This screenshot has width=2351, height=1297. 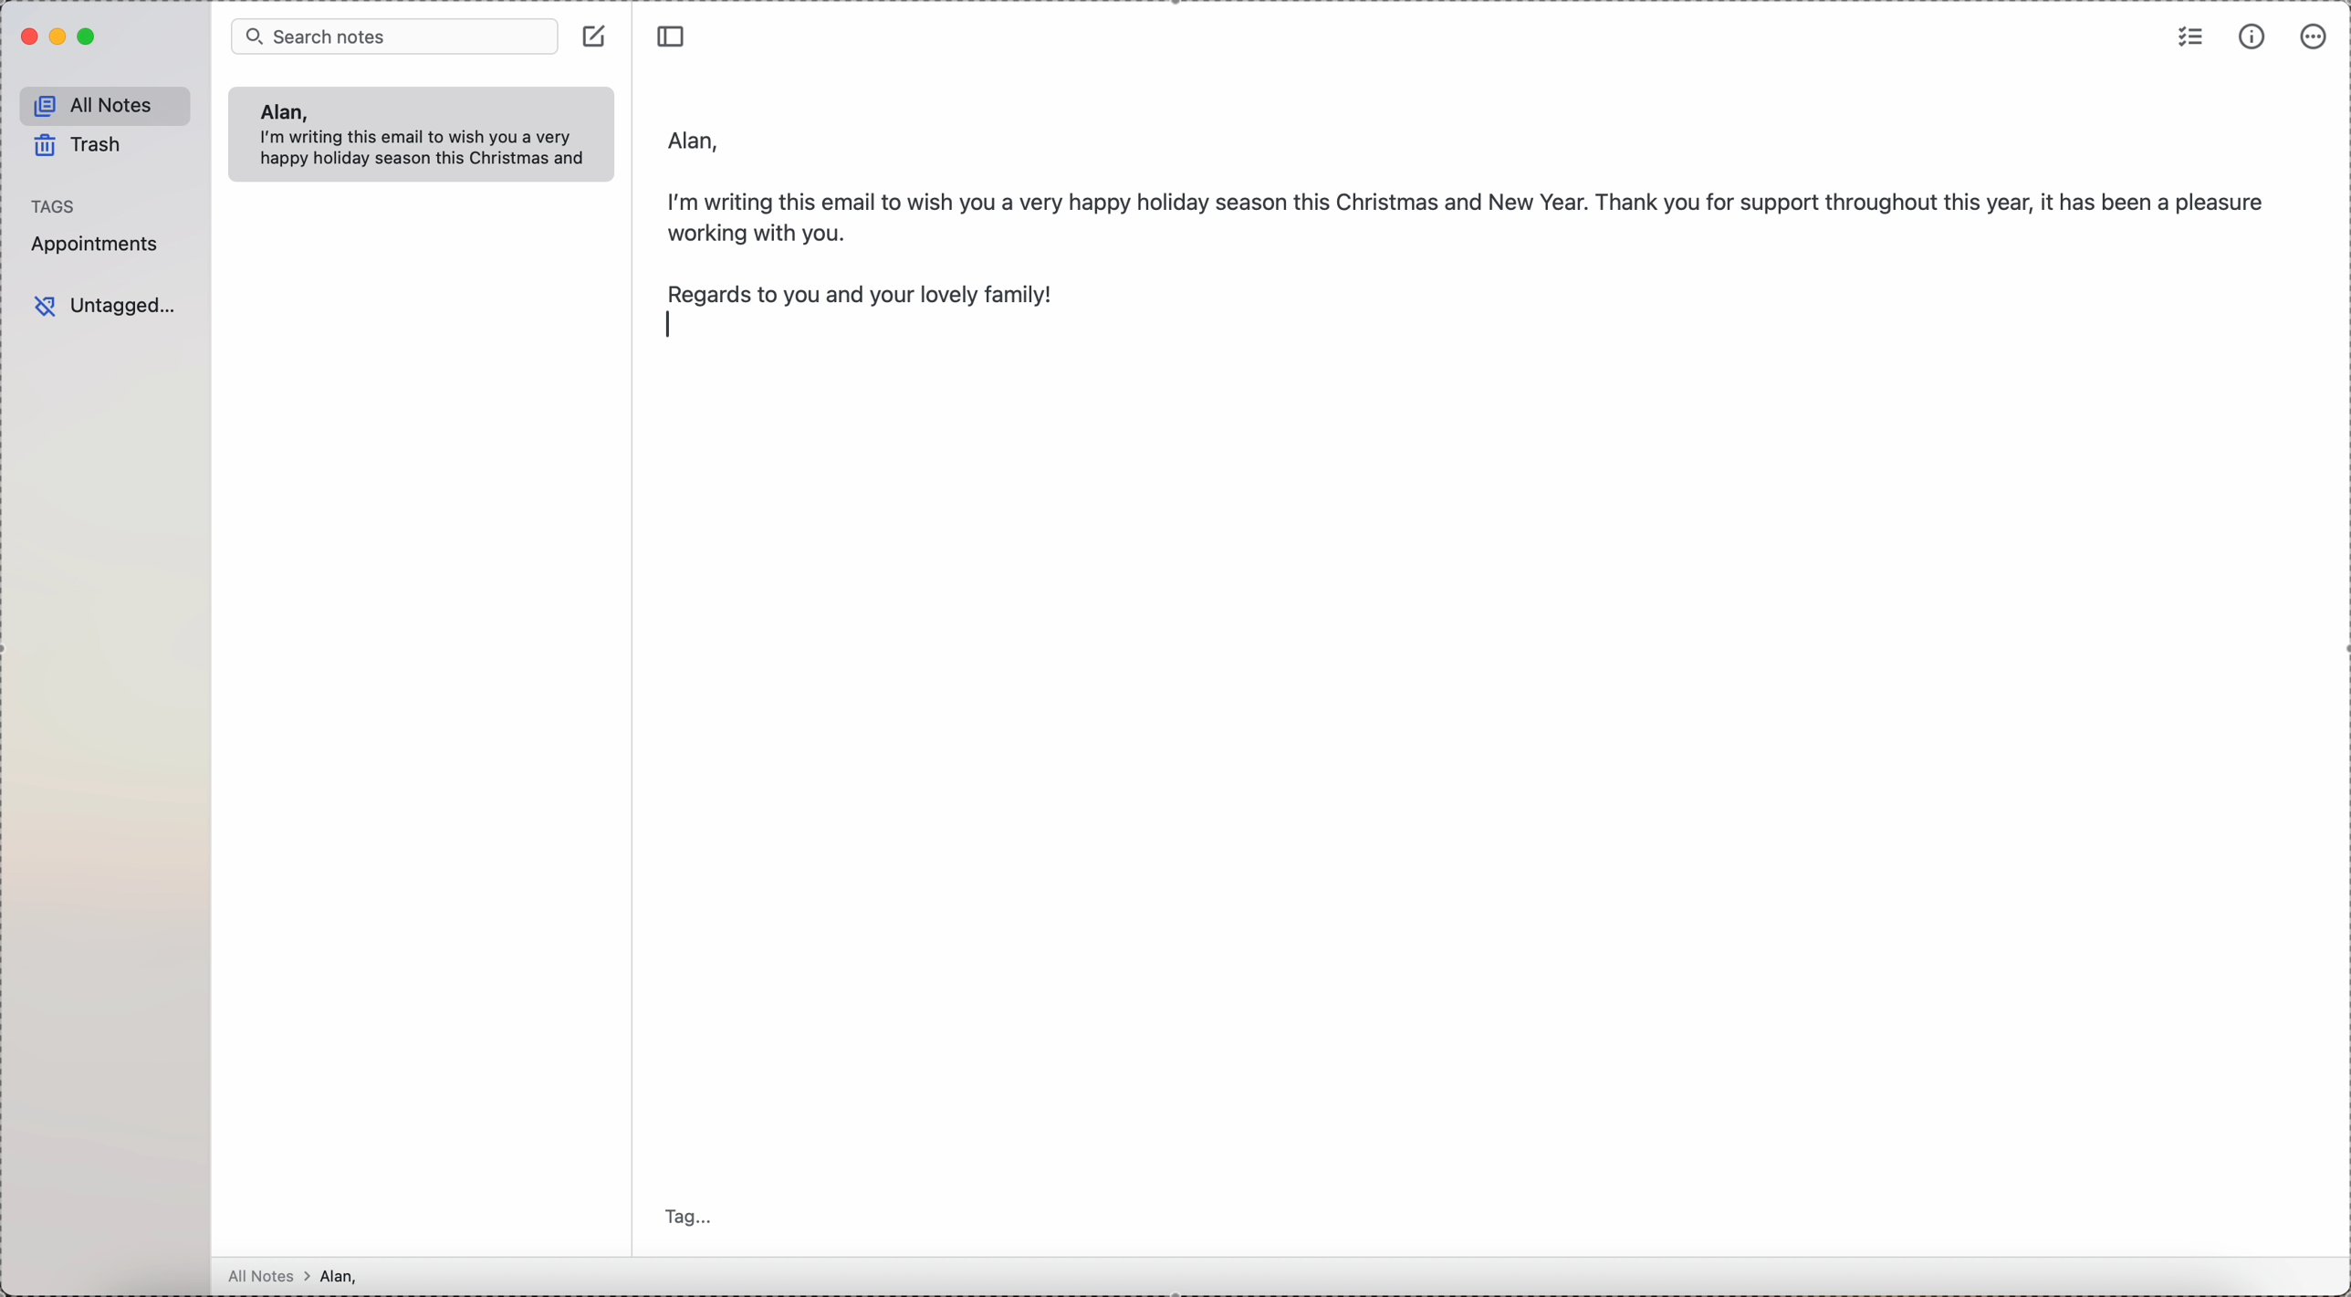 What do you see at coordinates (873, 292) in the screenshot?
I see `regards` at bounding box center [873, 292].